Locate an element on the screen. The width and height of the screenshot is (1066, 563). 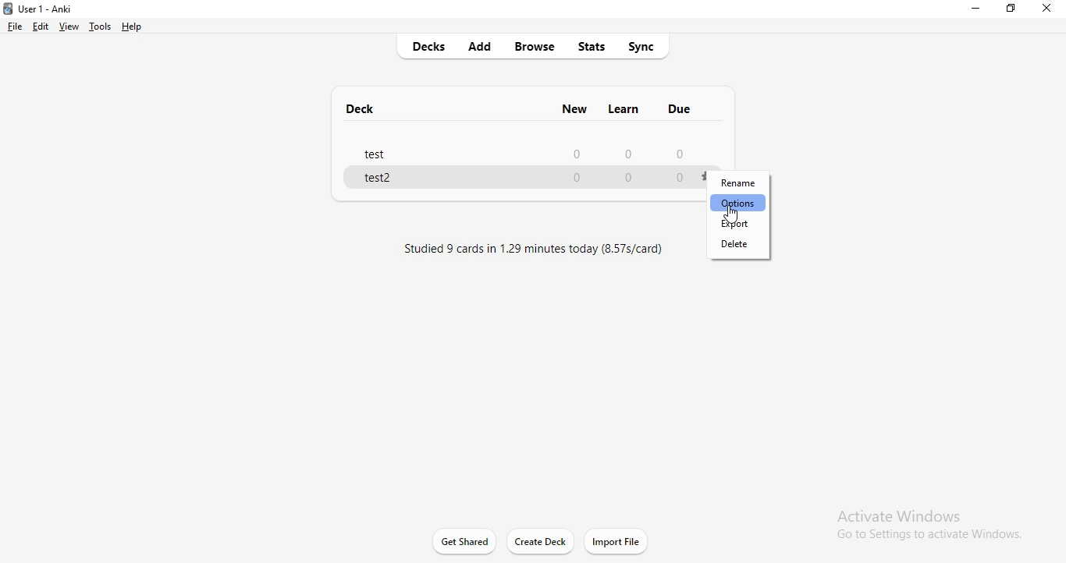
view is located at coordinates (69, 27).